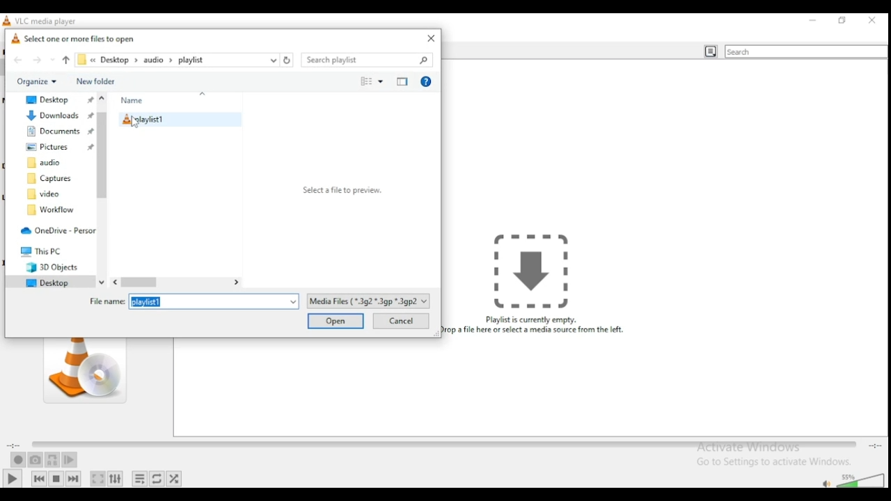  What do you see at coordinates (58, 194) in the screenshot?
I see `video` at bounding box center [58, 194].